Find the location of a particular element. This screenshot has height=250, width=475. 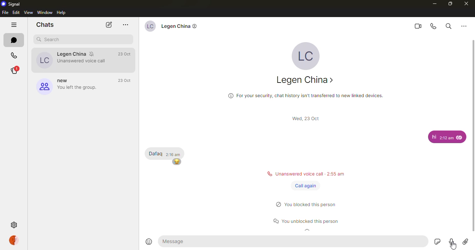

profile pic is located at coordinates (307, 56).